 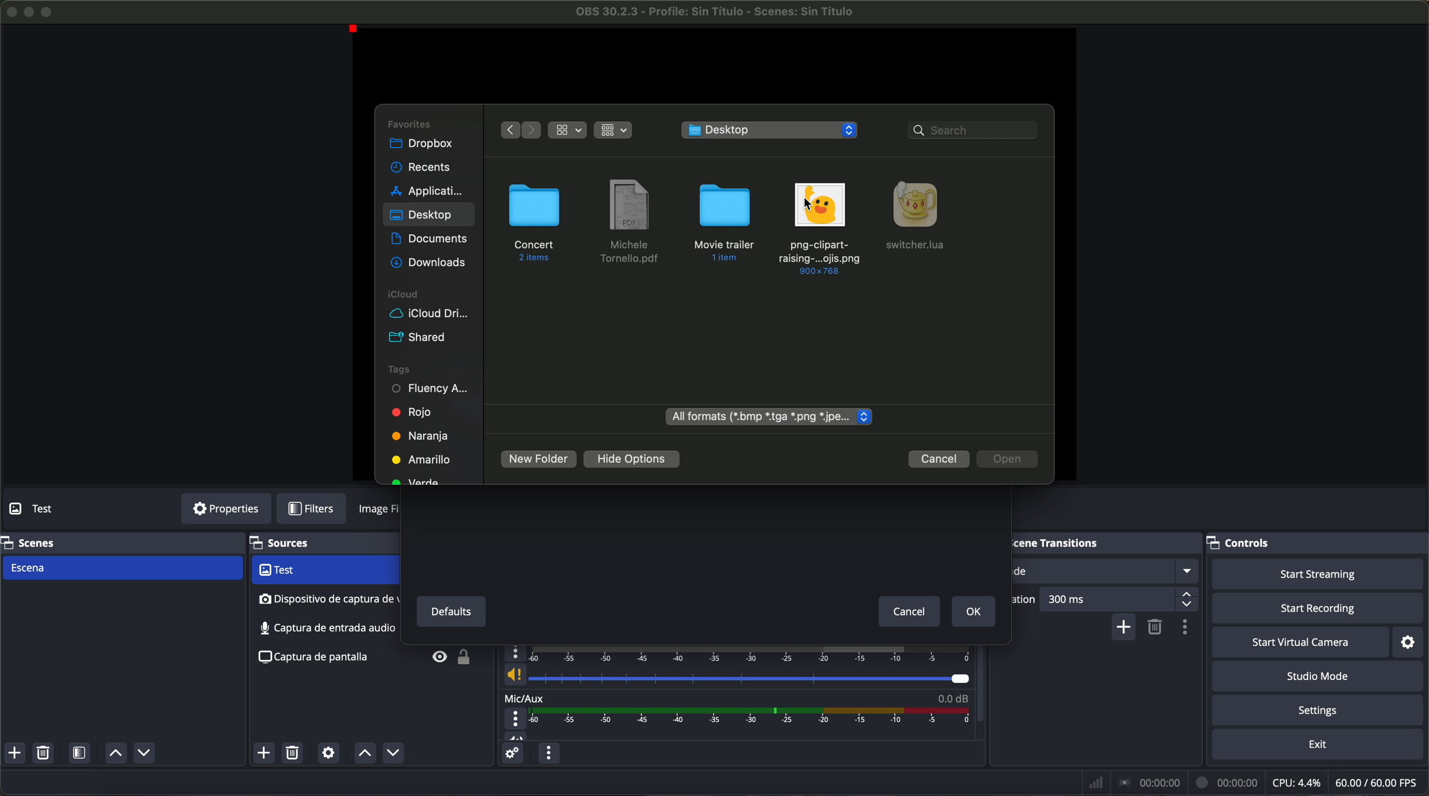 What do you see at coordinates (121, 569) in the screenshot?
I see `scene` at bounding box center [121, 569].